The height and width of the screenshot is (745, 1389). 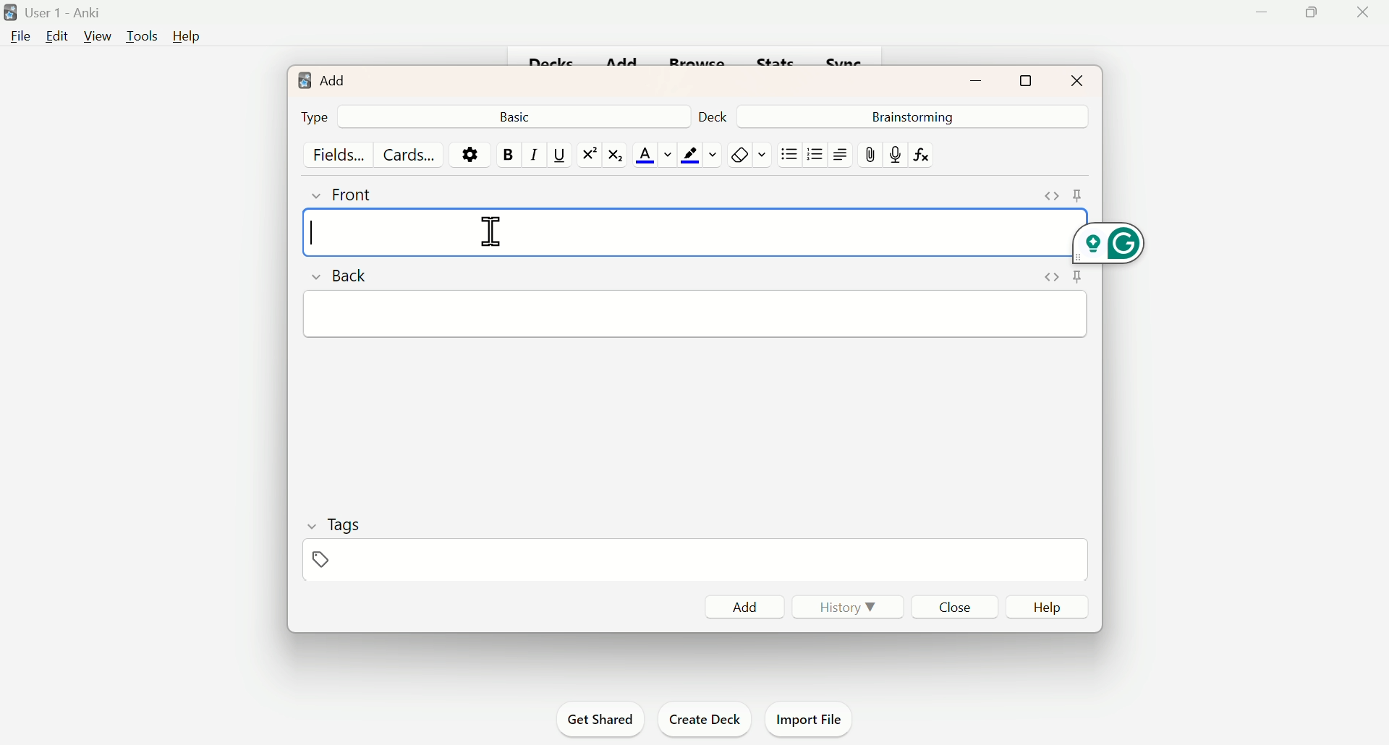 What do you see at coordinates (323, 79) in the screenshot?
I see `Add` at bounding box center [323, 79].